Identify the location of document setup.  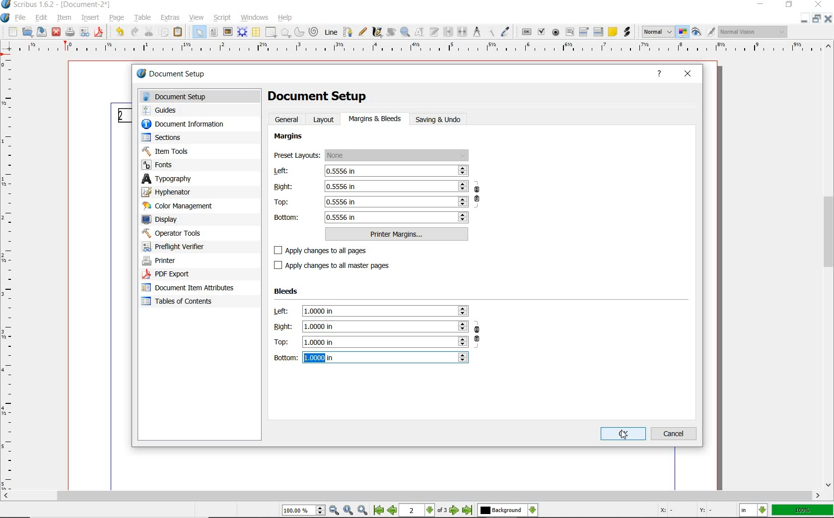
(319, 95).